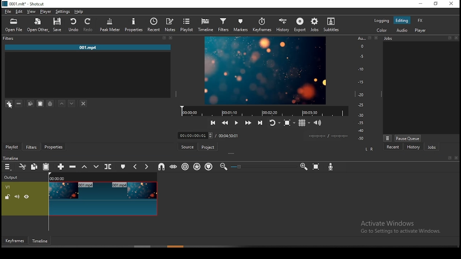 This screenshot has height=259, width=461. I want to click on notes, so click(171, 24).